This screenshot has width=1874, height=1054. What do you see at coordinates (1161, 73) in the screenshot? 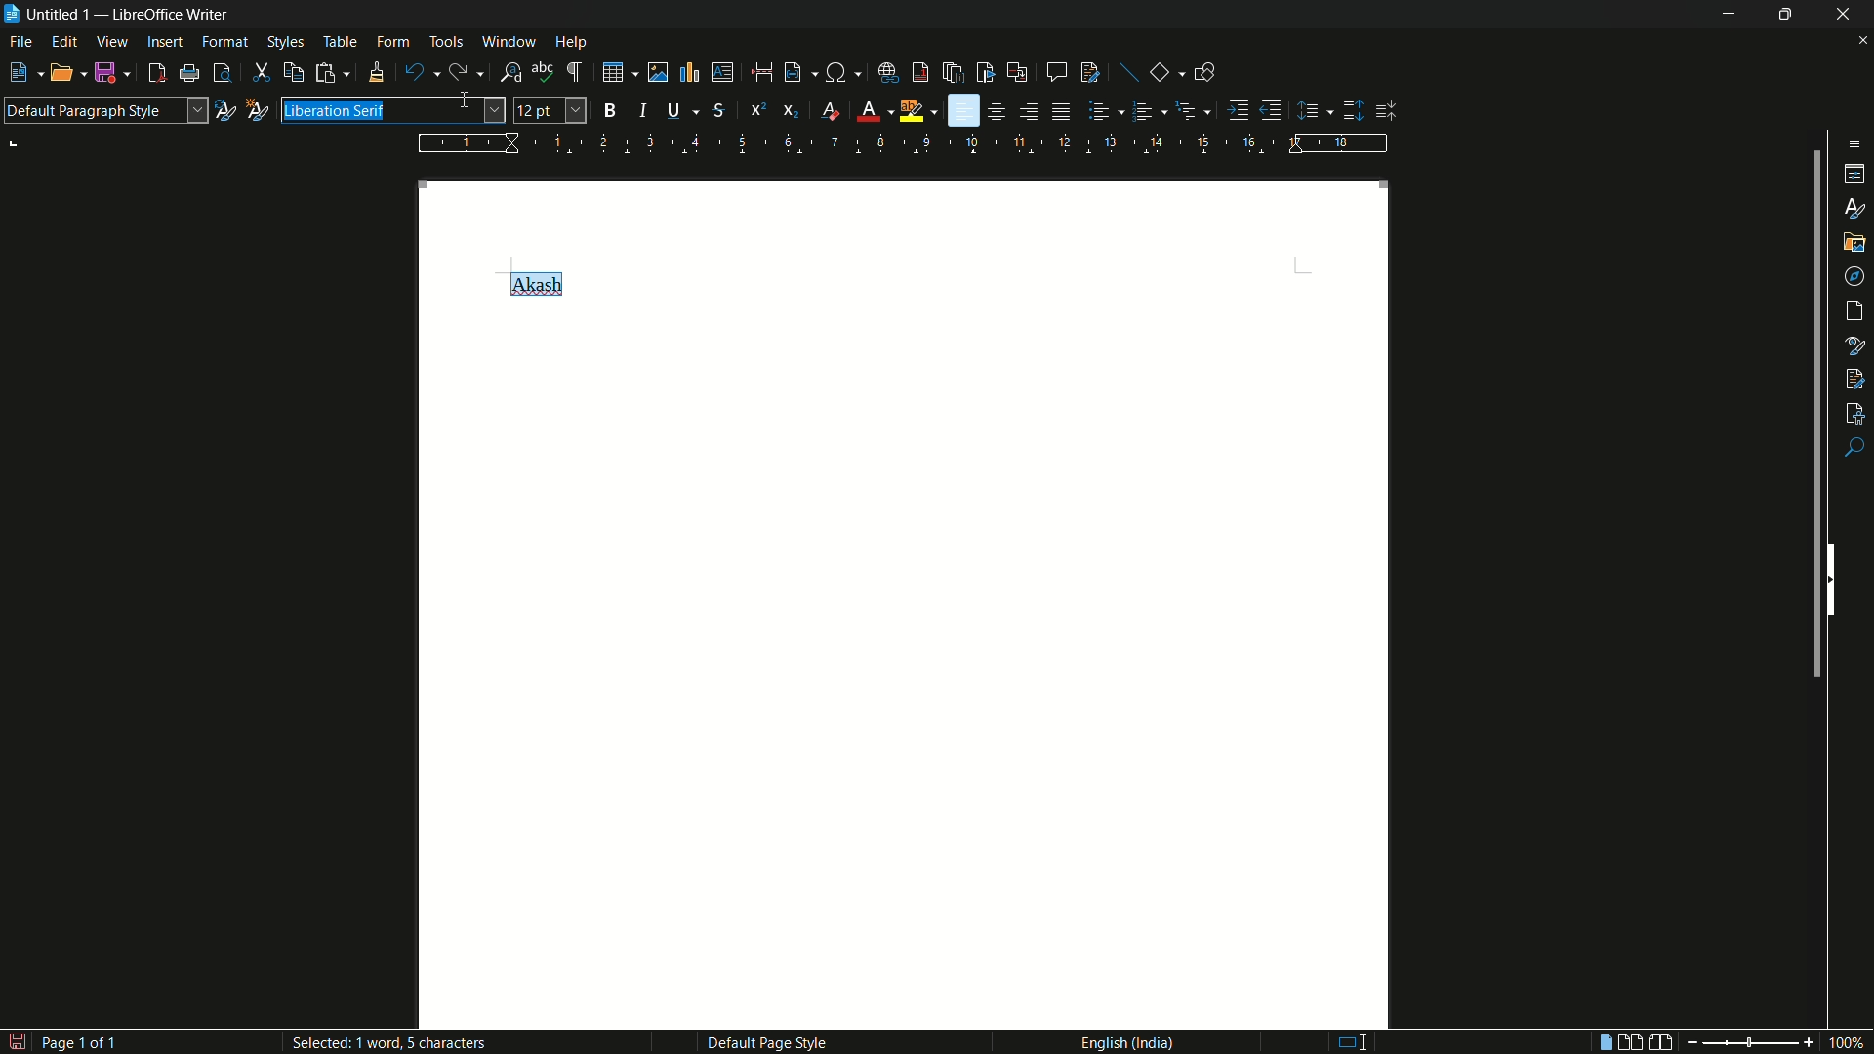
I see `basic shapes` at bounding box center [1161, 73].